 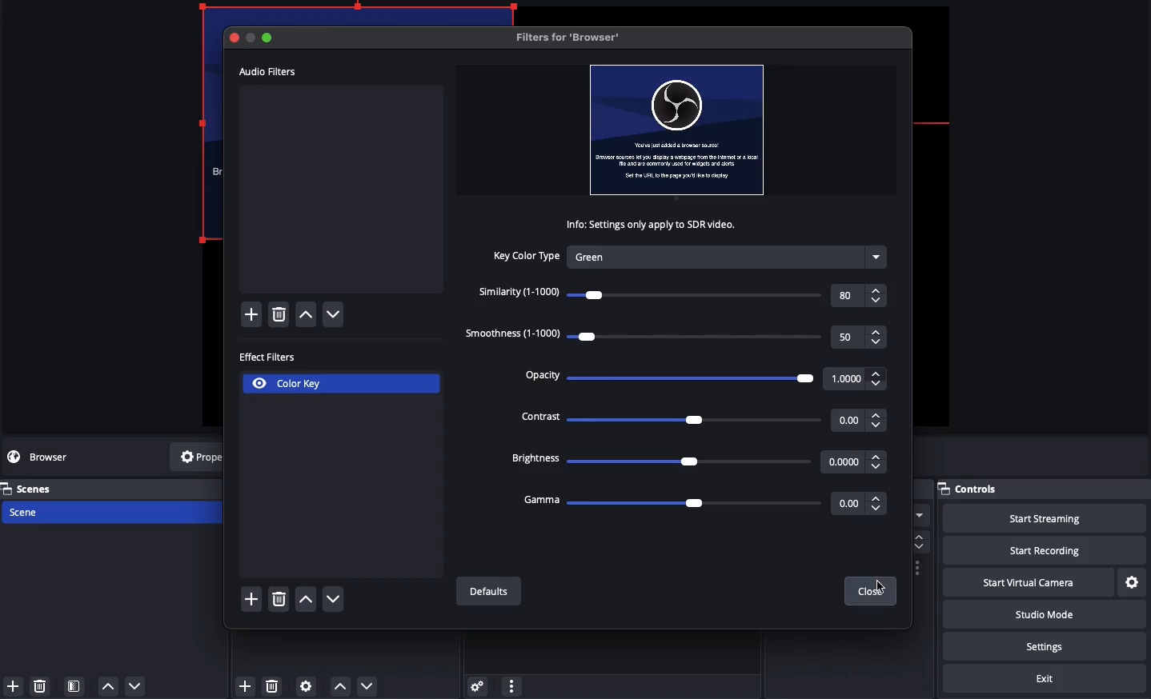 I want to click on Defaults, so click(x=493, y=593).